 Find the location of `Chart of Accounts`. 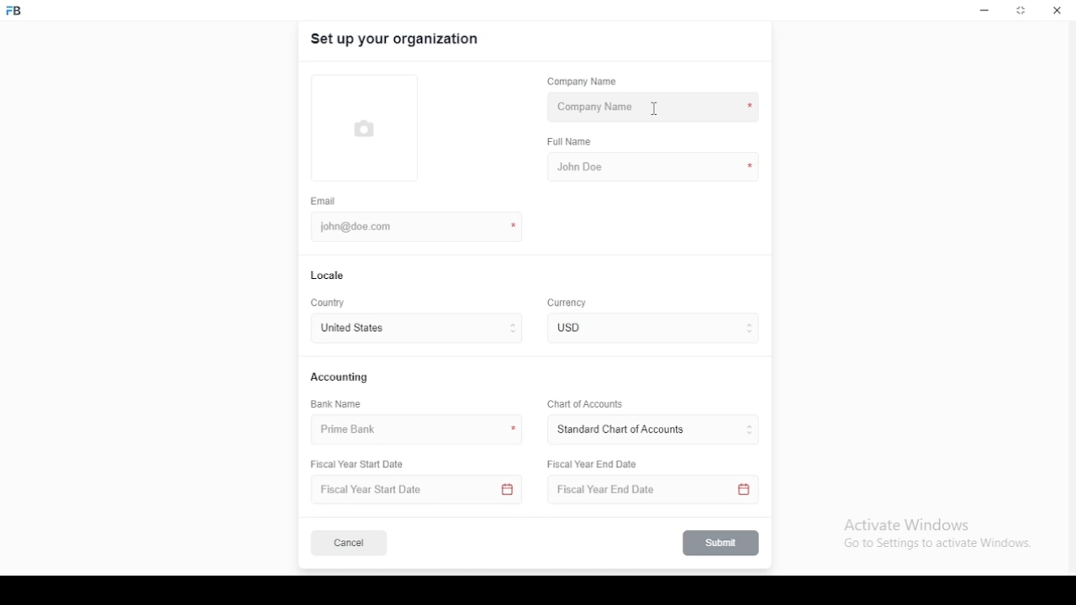

Chart of Accounts is located at coordinates (583, 403).